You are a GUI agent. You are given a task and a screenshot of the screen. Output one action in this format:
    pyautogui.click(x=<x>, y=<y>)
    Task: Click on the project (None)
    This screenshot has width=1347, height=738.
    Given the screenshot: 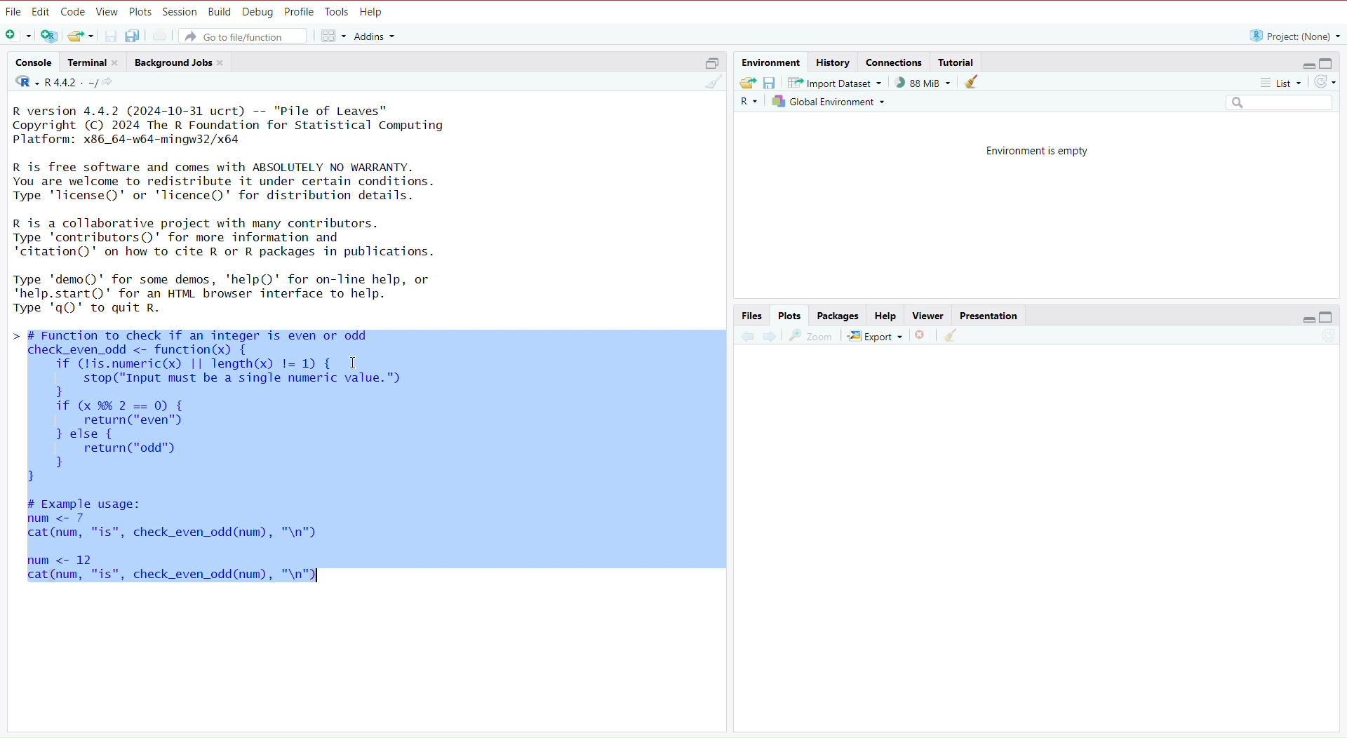 What is the action you would take?
    pyautogui.click(x=1293, y=36)
    